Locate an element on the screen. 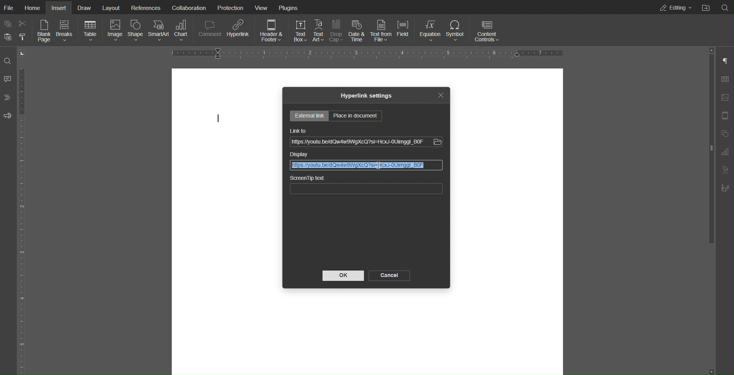 Image resolution: width=734 pixels, height=375 pixels. Feedback and Support is located at coordinates (8, 116).